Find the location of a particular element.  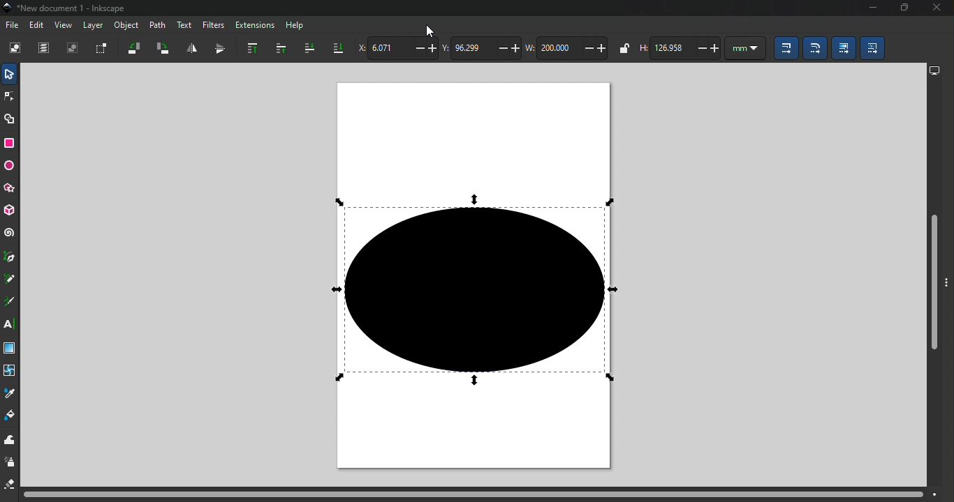

spray is located at coordinates (10, 463).